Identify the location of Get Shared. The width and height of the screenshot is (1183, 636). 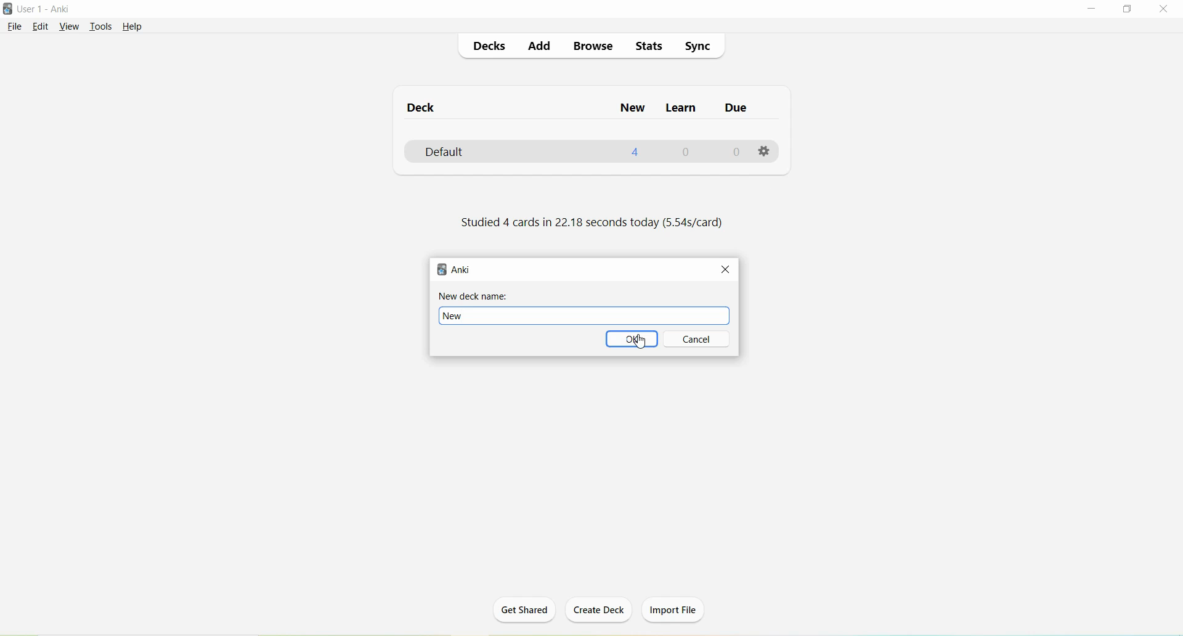
(522, 613).